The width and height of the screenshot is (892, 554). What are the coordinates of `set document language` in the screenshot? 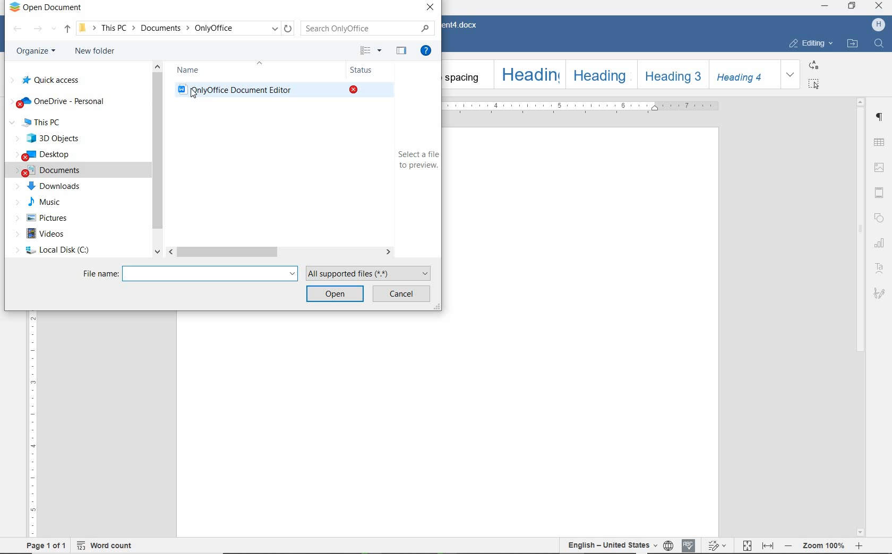 It's located at (668, 546).